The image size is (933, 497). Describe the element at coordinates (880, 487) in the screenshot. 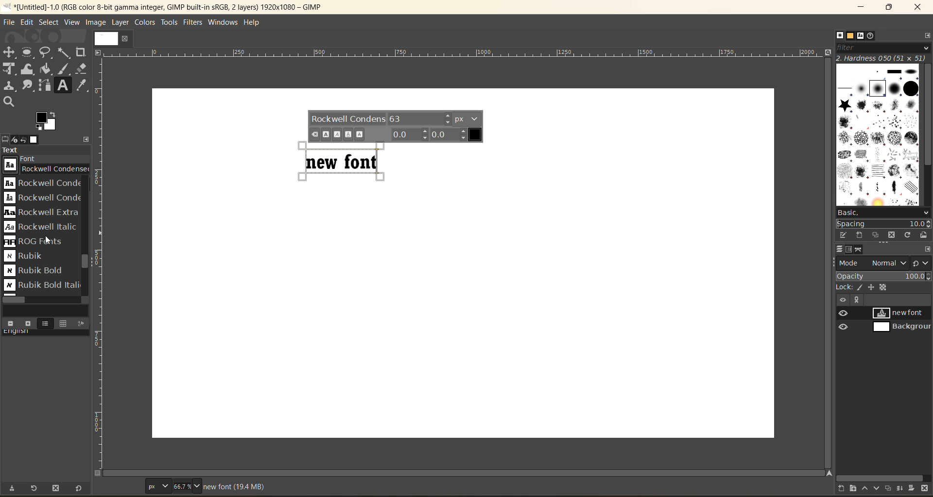

I see `lower this layer` at that location.